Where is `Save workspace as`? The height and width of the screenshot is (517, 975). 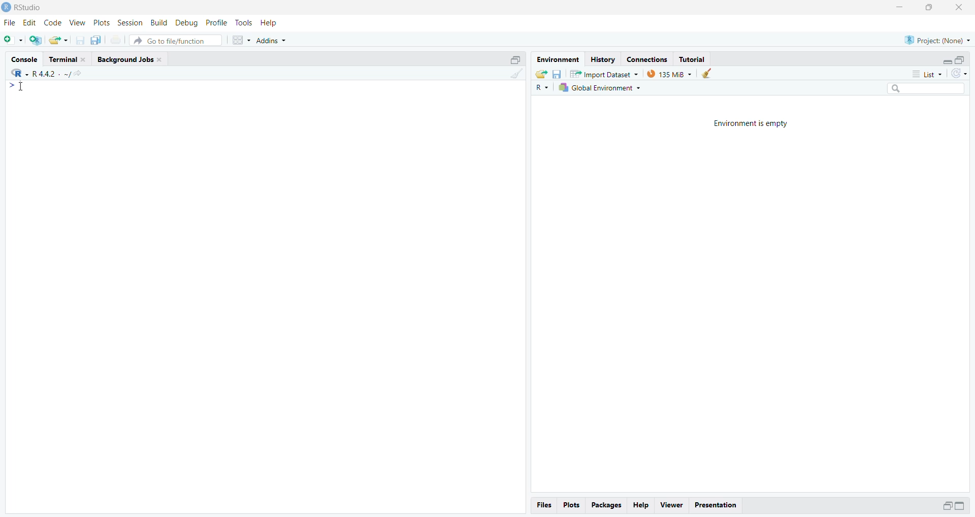 Save workspace as is located at coordinates (557, 73).